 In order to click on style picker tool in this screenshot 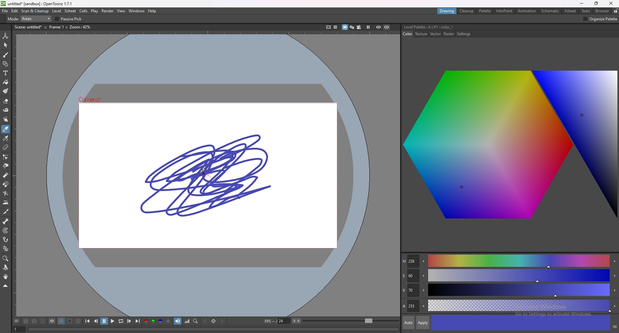, I will do `click(6, 129)`.